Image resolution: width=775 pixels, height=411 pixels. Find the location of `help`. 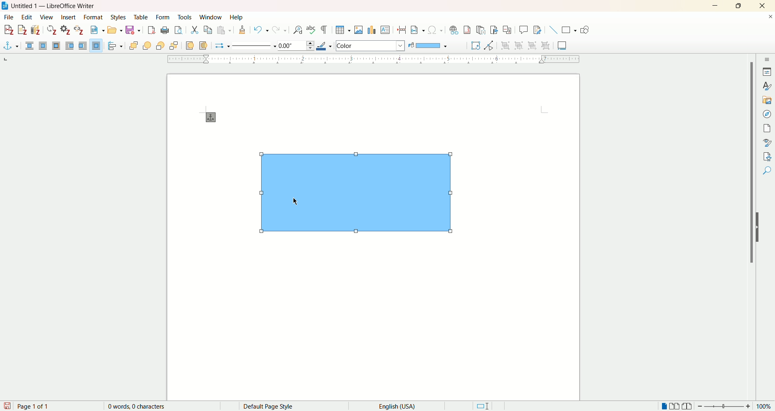

help is located at coordinates (236, 17).